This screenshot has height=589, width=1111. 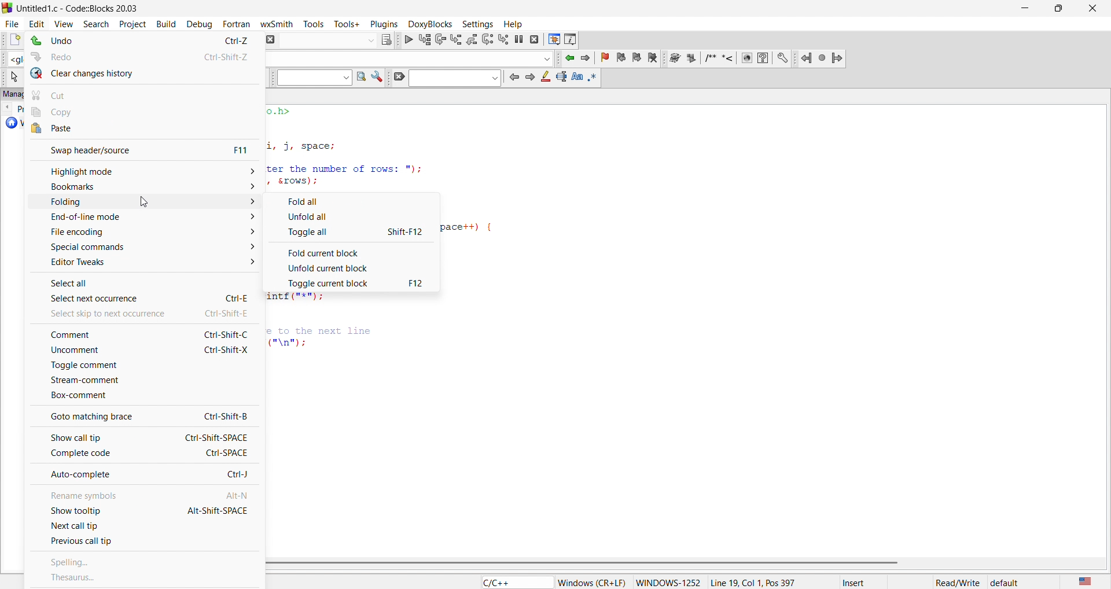 I want to click on stream comment, so click(x=144, y=380).